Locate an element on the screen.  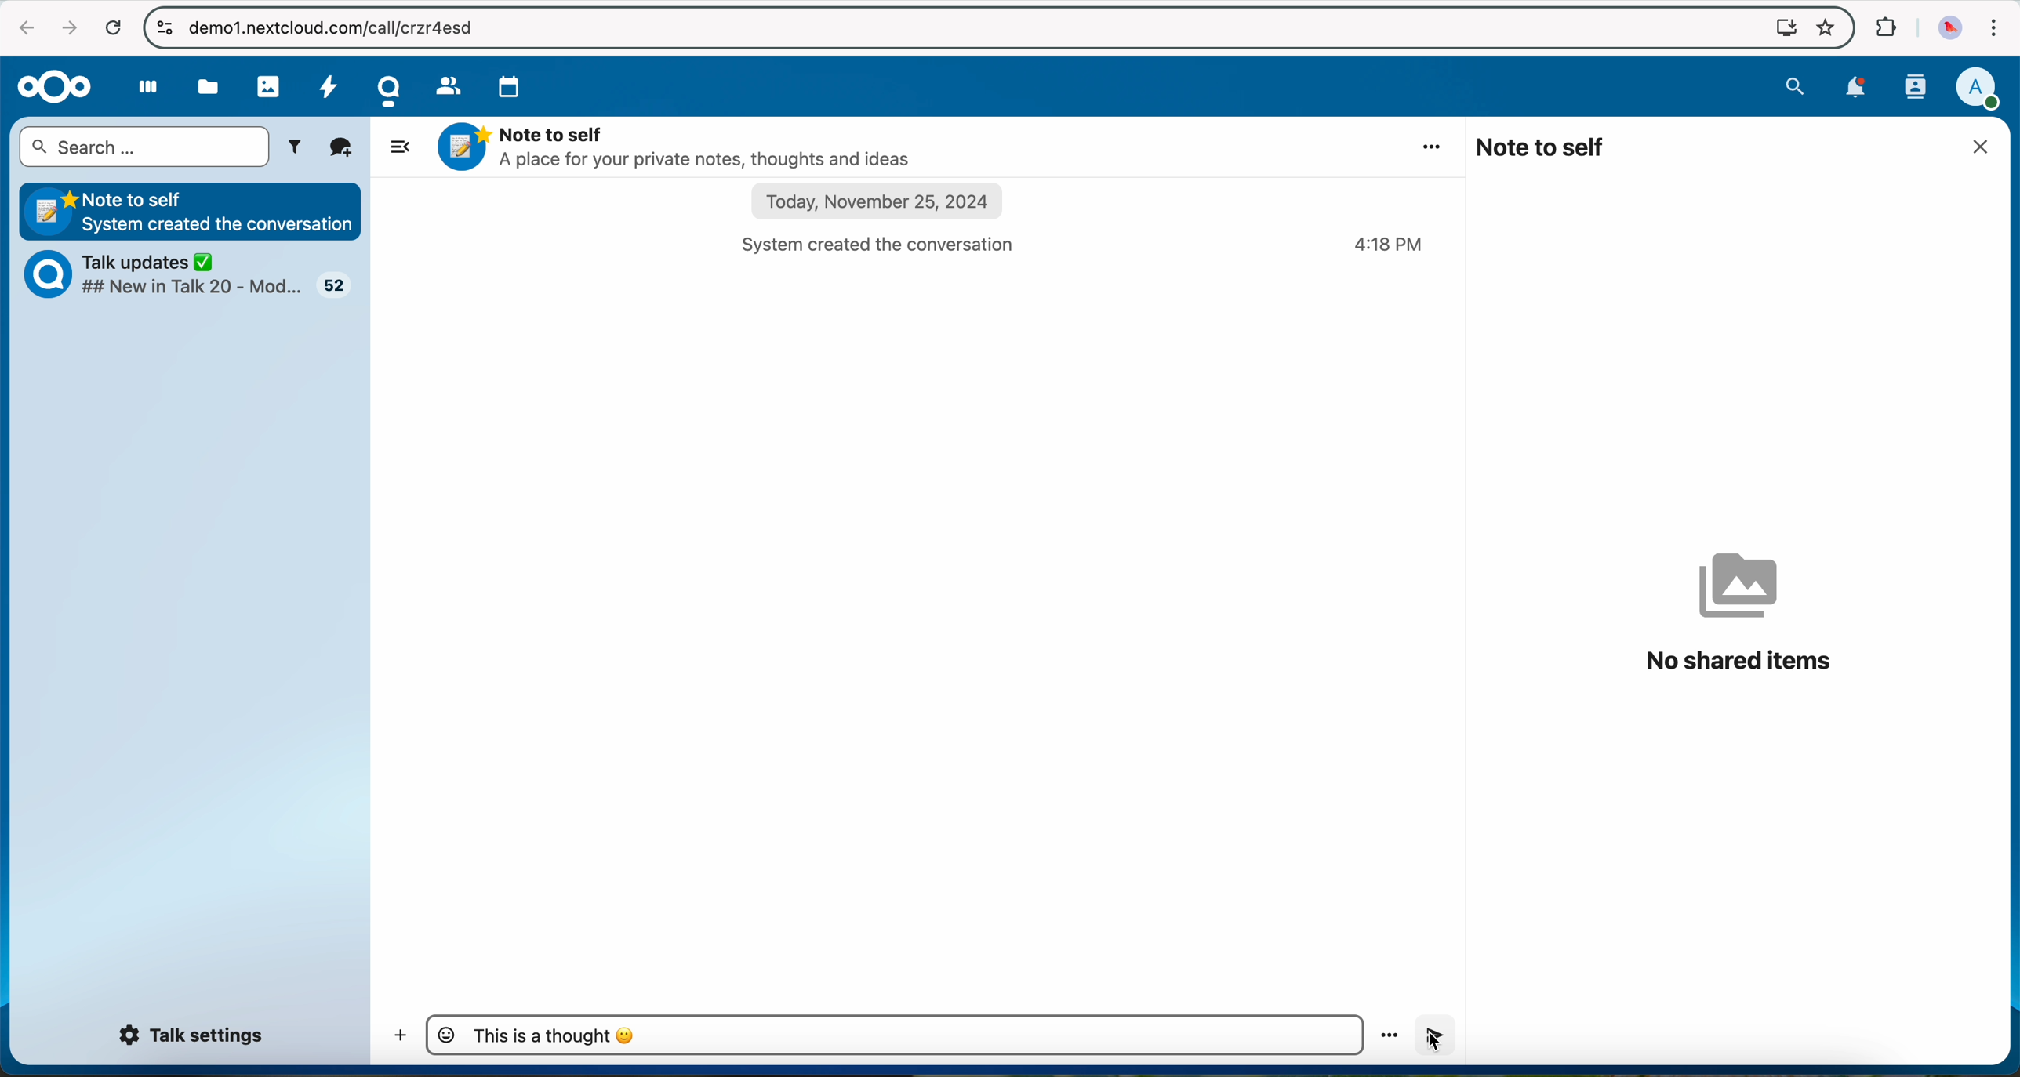
date is located at coordinates (880, 203).